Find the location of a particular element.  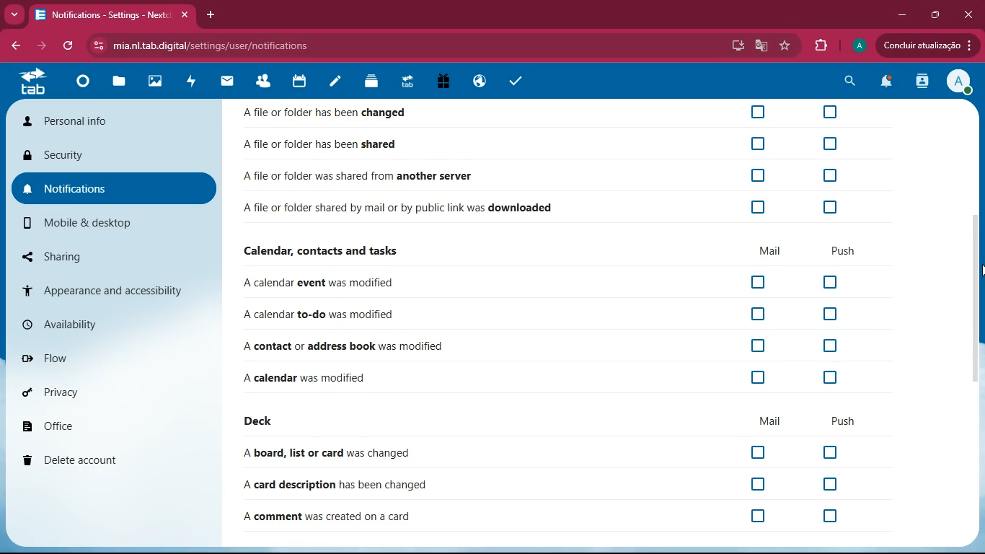

add tab is located at coordinates (208, 14).